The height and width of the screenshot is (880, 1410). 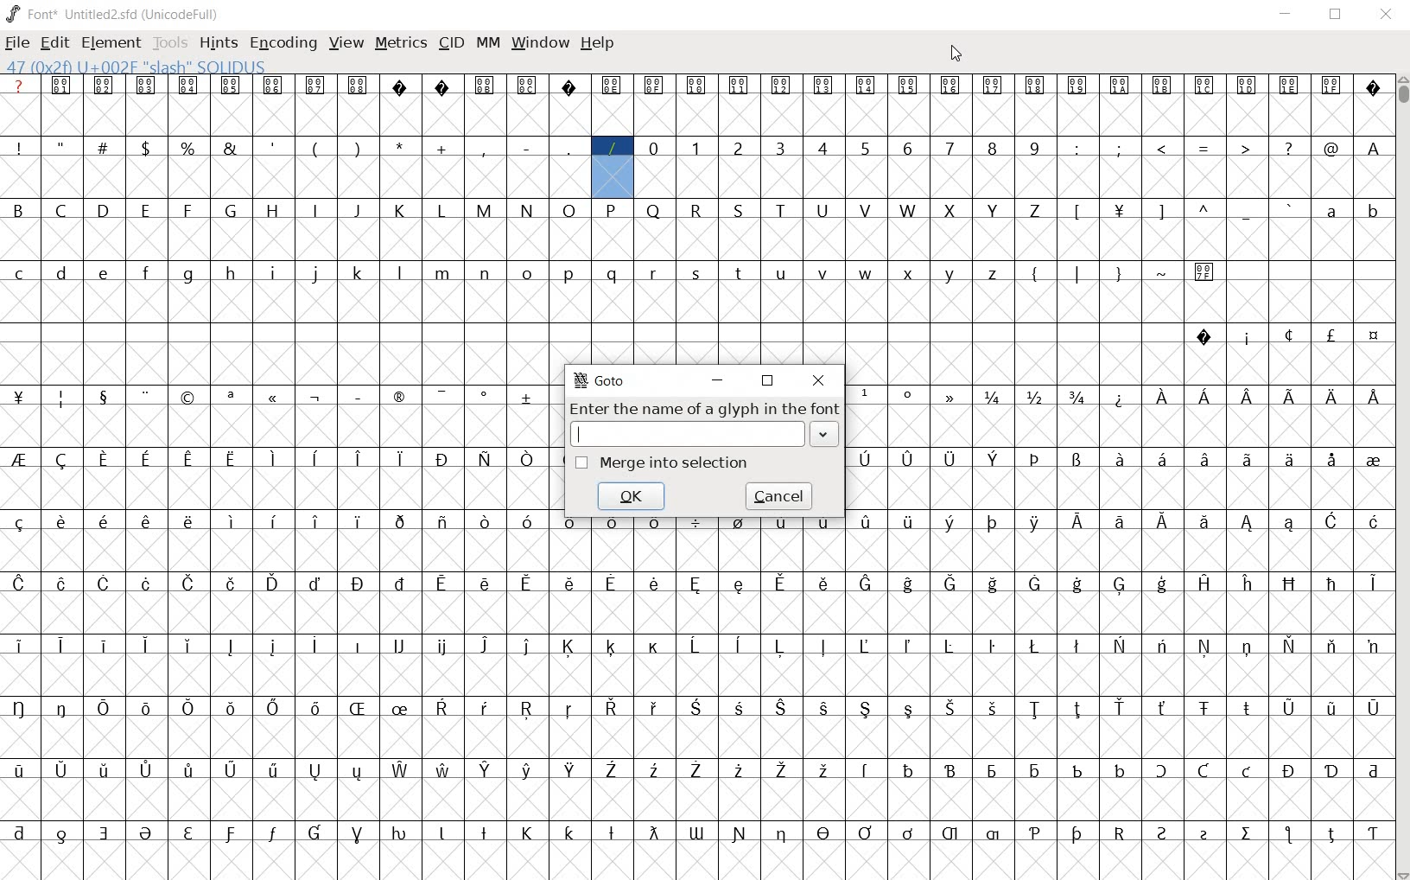 I want to click on glyph, so click(x=441, y=833).